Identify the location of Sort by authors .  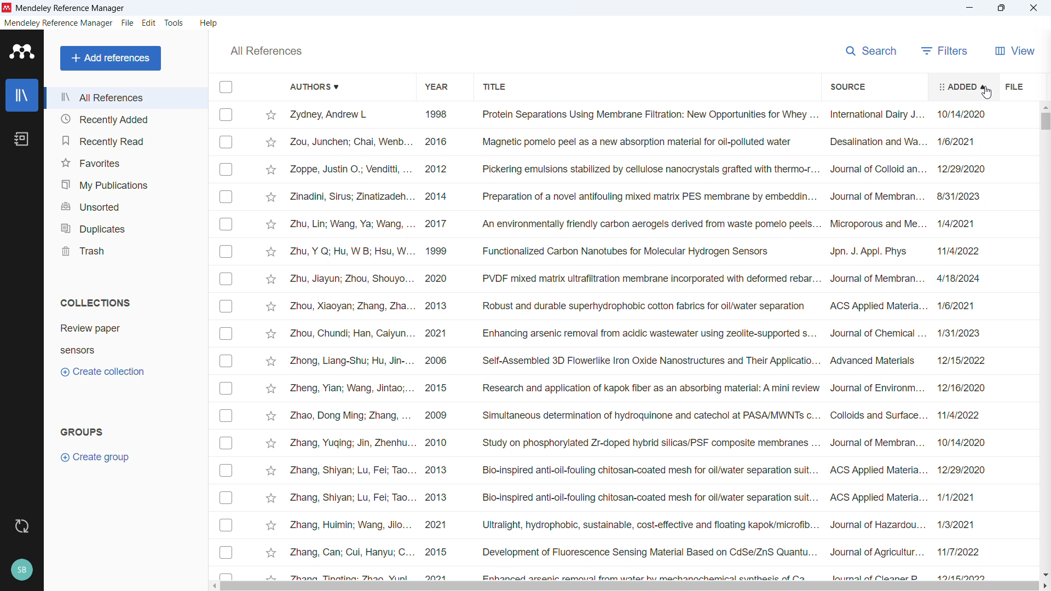
(314, 85).